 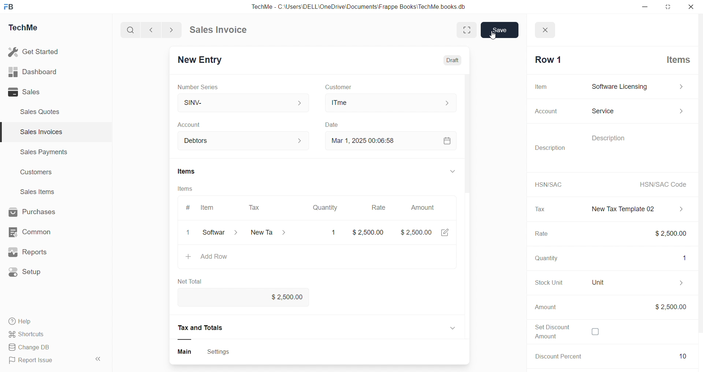 I want to click on Minimize, so click(x=647, y=7).